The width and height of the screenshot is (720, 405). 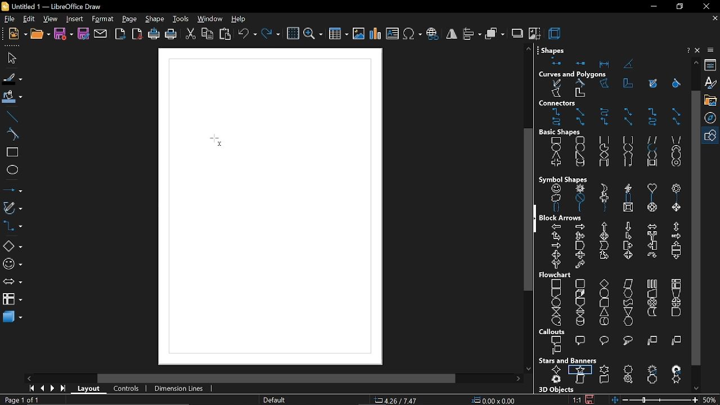 I want to click on current page, so click(x=20, y=400).